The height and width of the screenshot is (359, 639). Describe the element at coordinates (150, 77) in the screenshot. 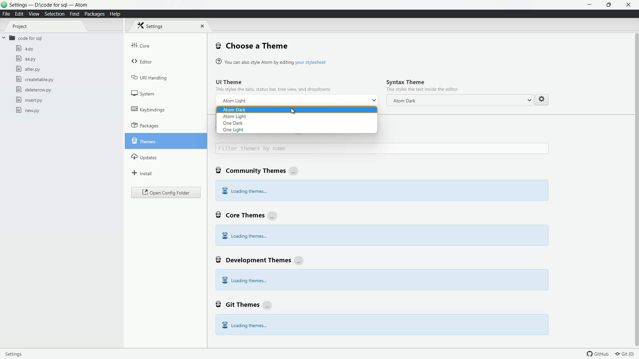

I see `uri handling` at that location.